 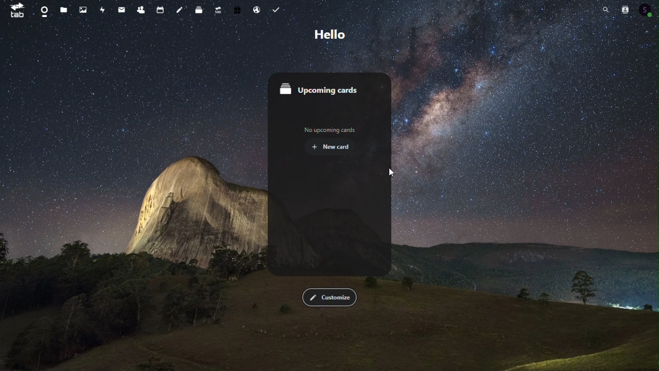 I want to click on Free trial, so click(x=238, y=8).